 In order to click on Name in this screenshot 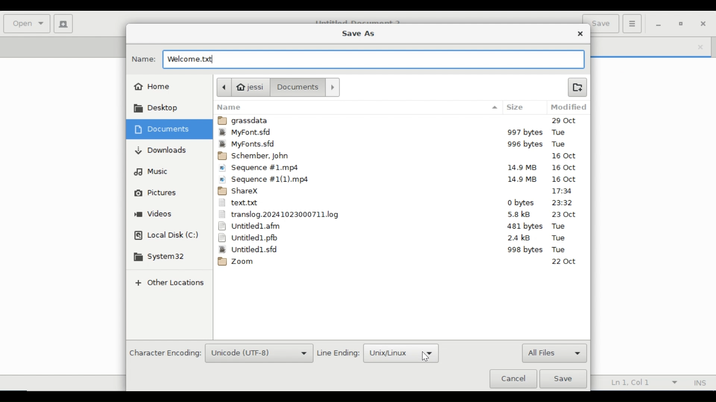, I will do `click(144, 59)`.